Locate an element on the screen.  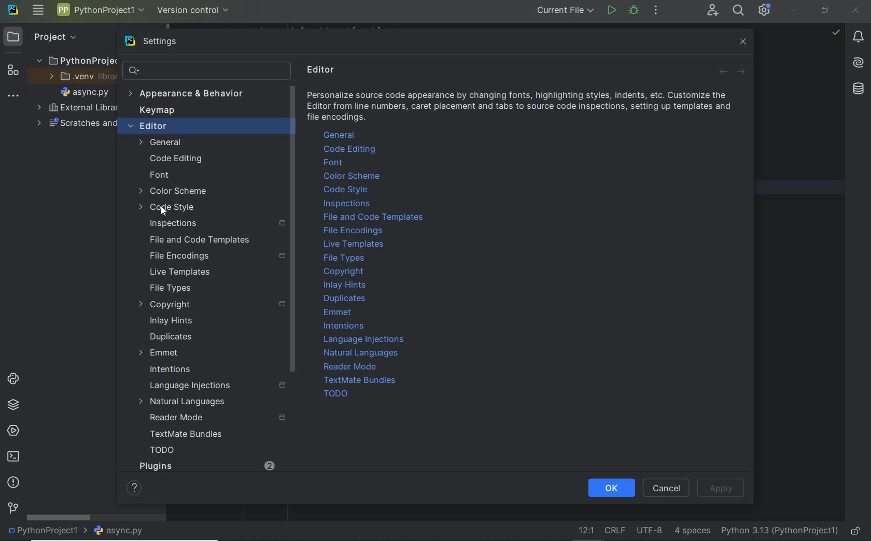
Reader Mode is located at coordinates (355, 367).